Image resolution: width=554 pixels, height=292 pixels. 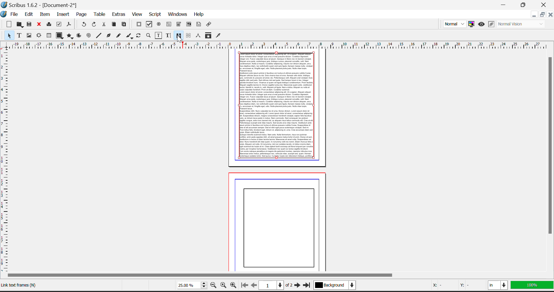 I want to click on Windows, so click(x=177, y=15).